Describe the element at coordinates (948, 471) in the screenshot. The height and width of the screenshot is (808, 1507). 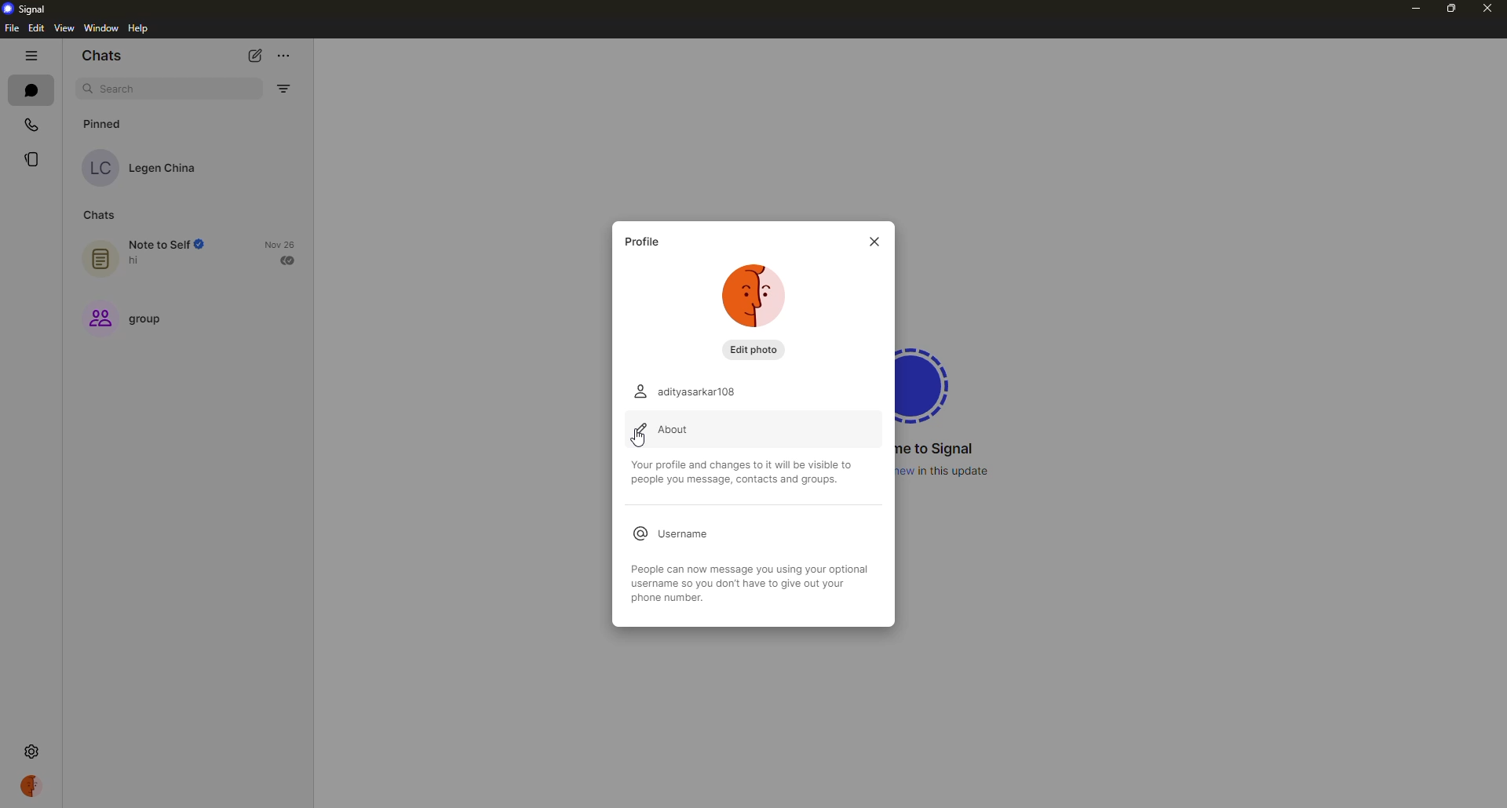
I see `what's new` at that location.